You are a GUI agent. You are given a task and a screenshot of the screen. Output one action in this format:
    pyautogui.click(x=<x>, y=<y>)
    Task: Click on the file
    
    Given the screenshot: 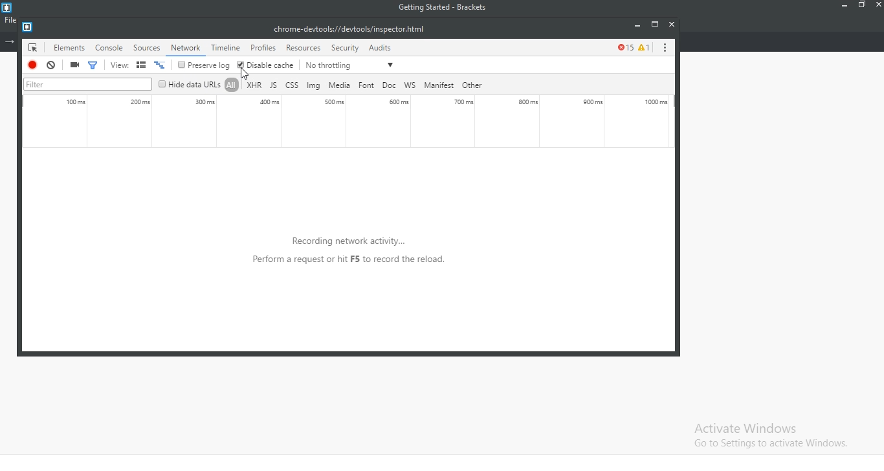 What is the action you would take?
    pyautogui.click(x=9, y=19)
    